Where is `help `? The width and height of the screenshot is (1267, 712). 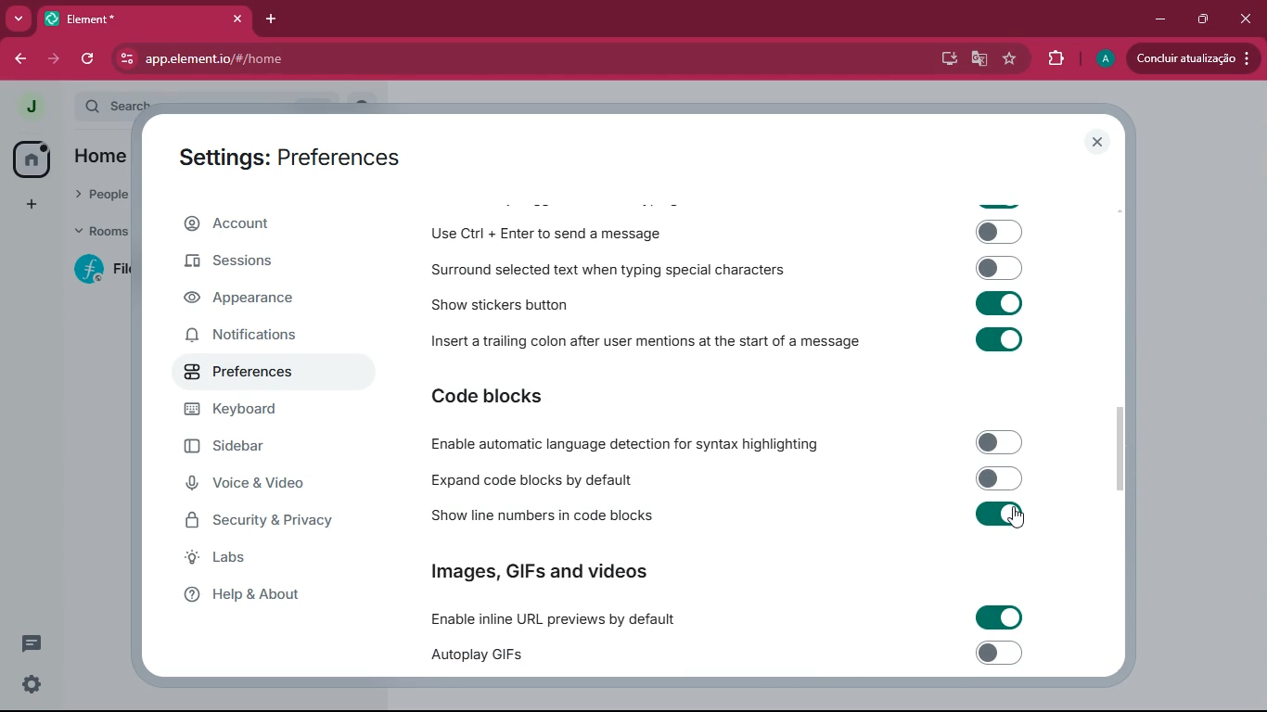 help  is located at coordinates (262, 595).